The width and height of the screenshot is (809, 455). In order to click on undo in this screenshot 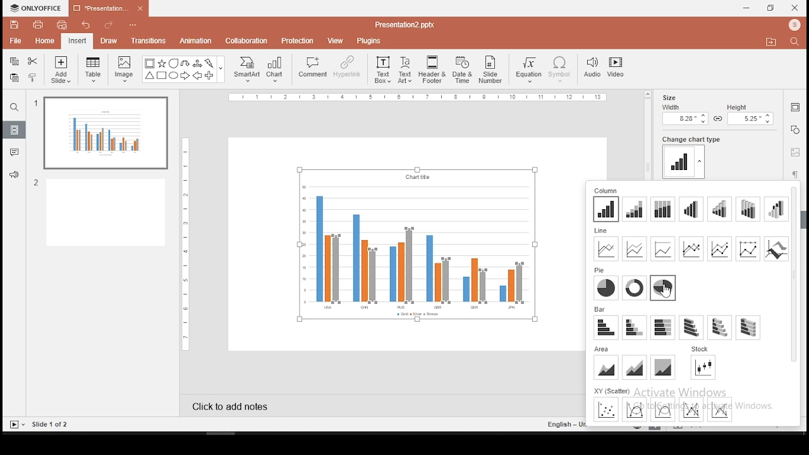, I will do `click(85, 24)`.